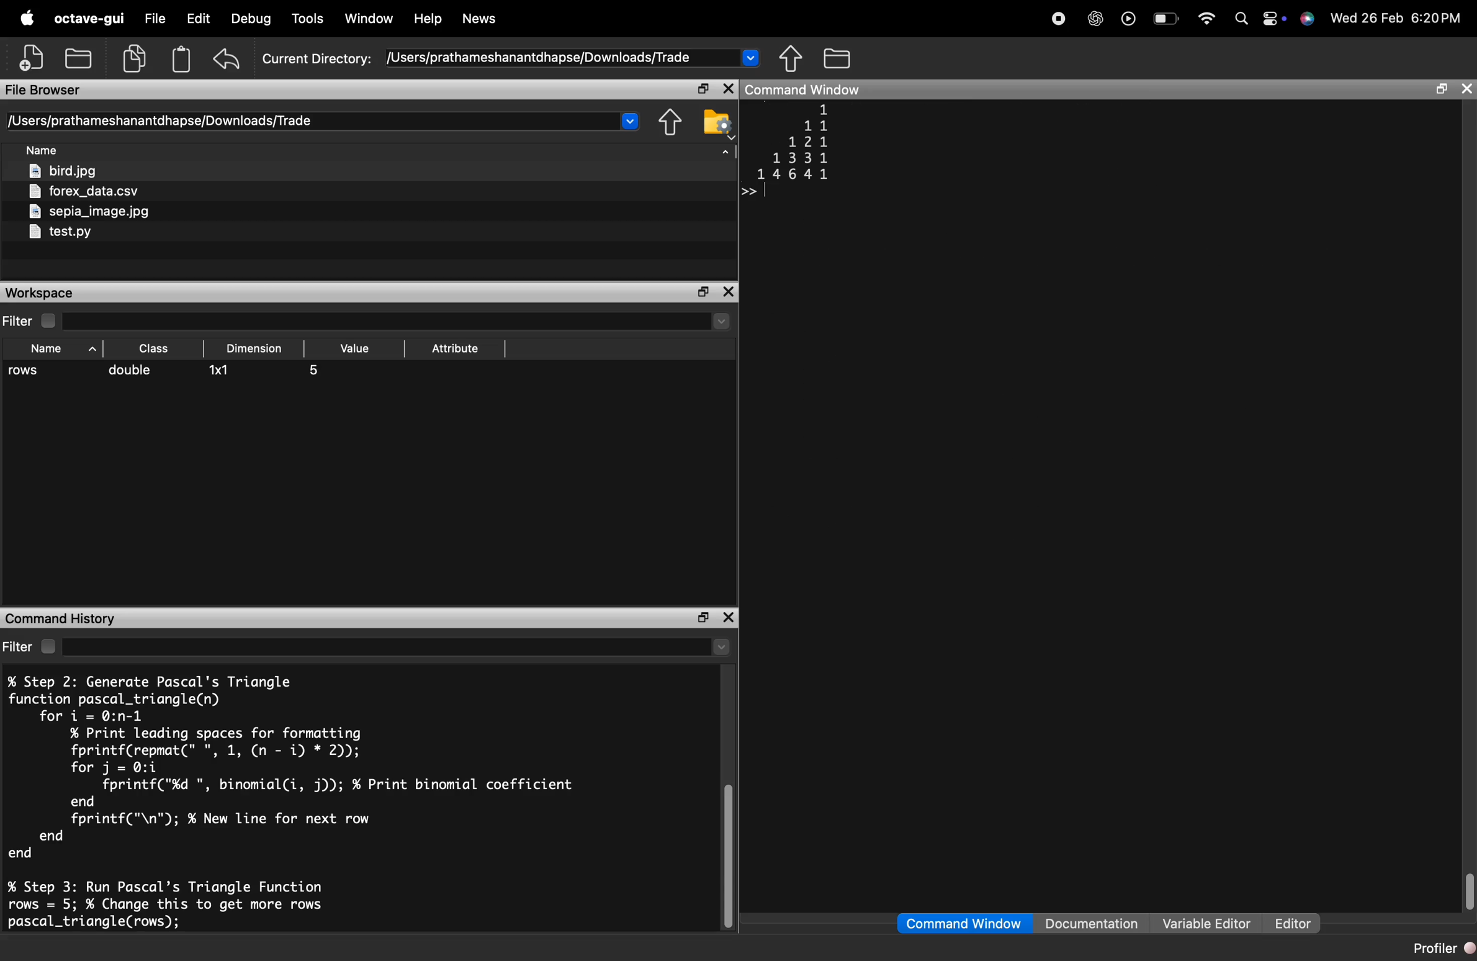 Image resolution: width=1477 pixels, height=961 pixels. What do you see at coordinates (1468, 890) in the screenshot?
I see `scroll bar` at bounding box center [1468, 890].